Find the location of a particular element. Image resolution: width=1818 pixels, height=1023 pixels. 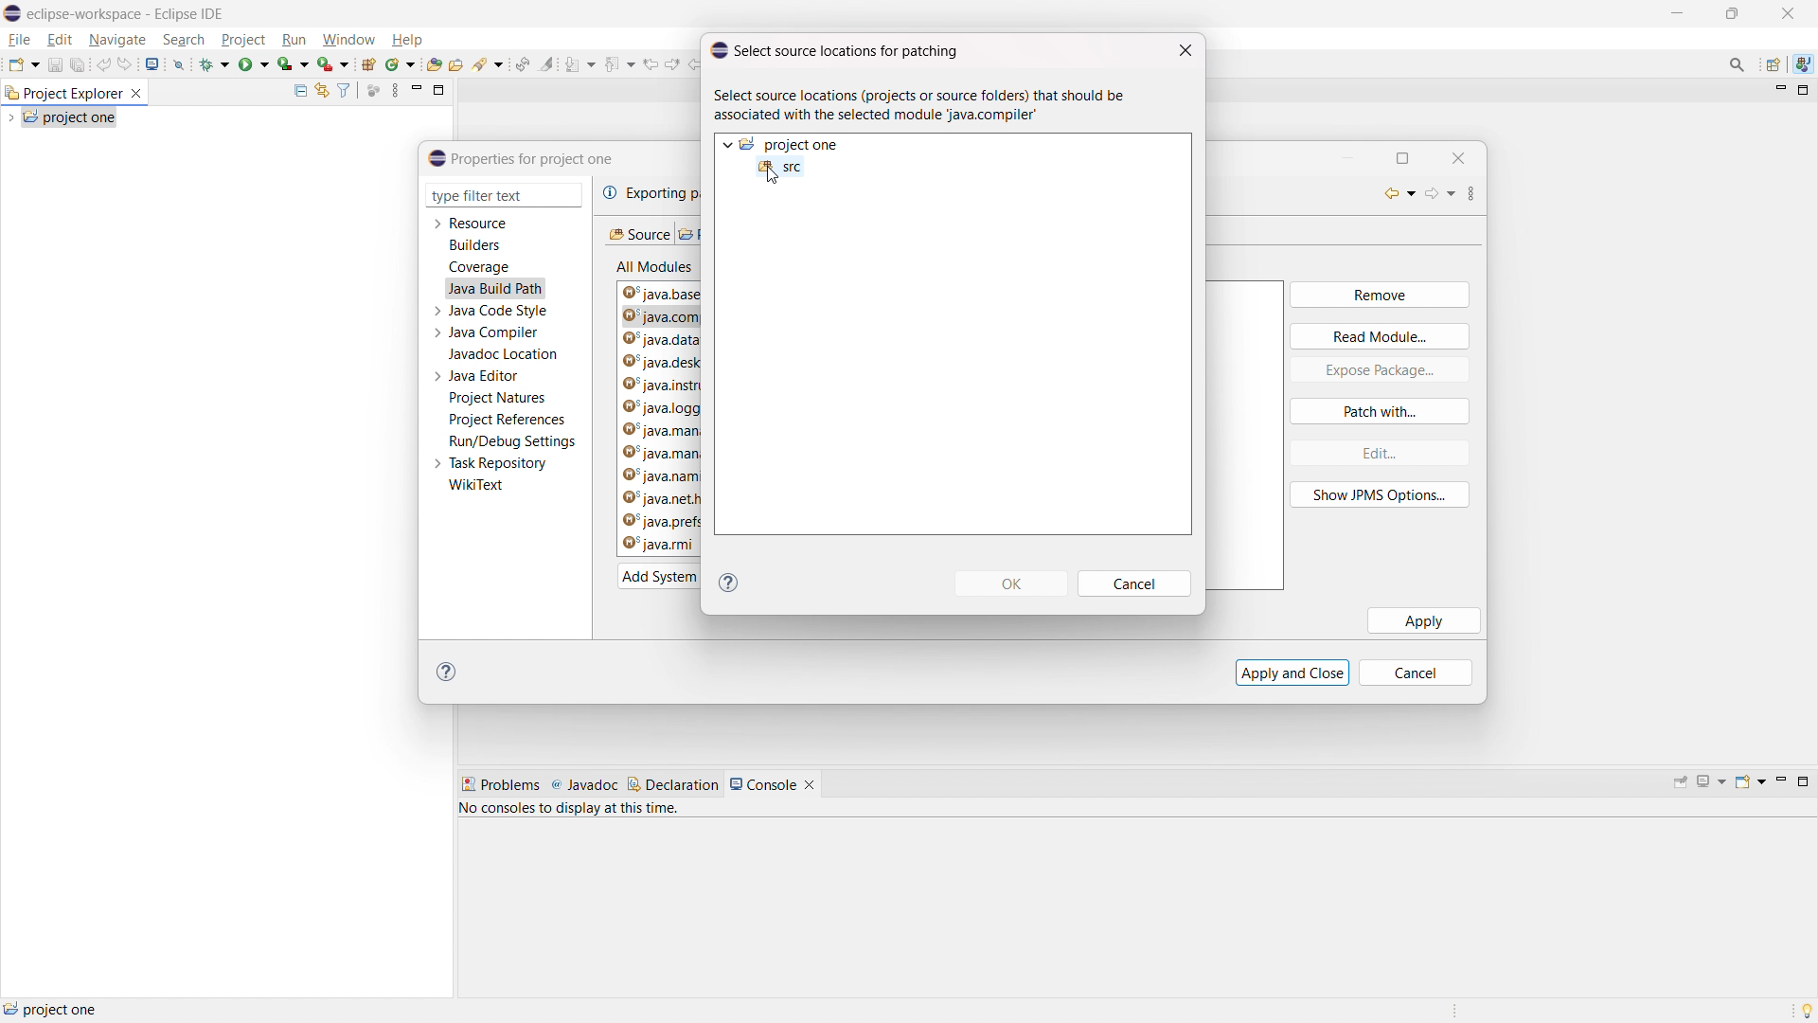

expand resource is located at coordinates (437, 224).